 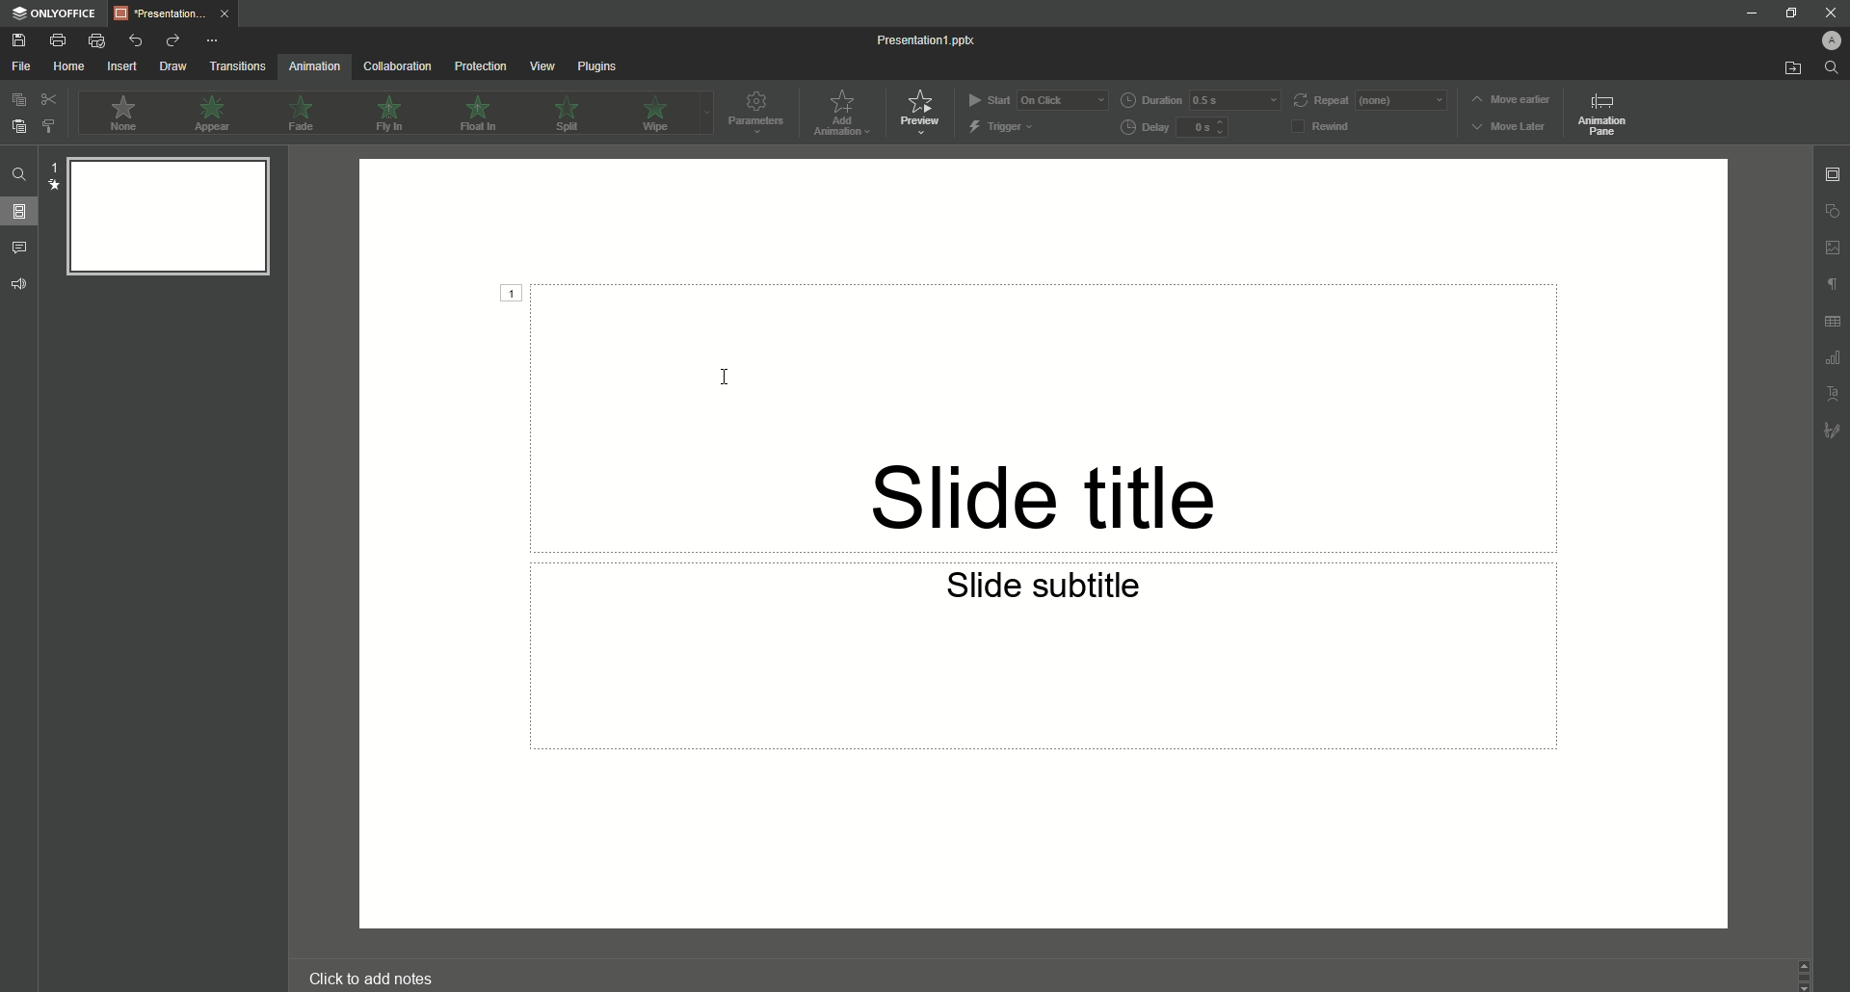 I want to click on Slides, so click(x=20, y=211).